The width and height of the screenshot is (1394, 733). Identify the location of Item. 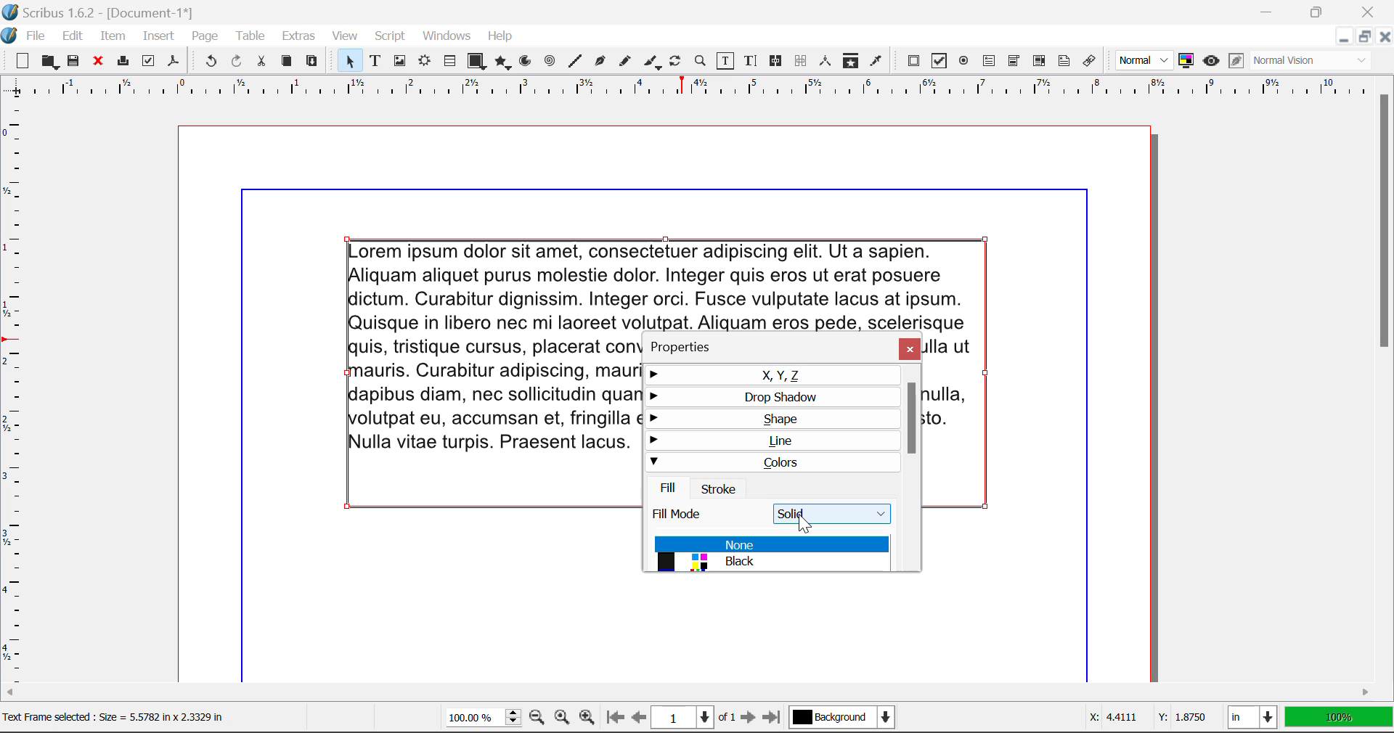
(113, 38).